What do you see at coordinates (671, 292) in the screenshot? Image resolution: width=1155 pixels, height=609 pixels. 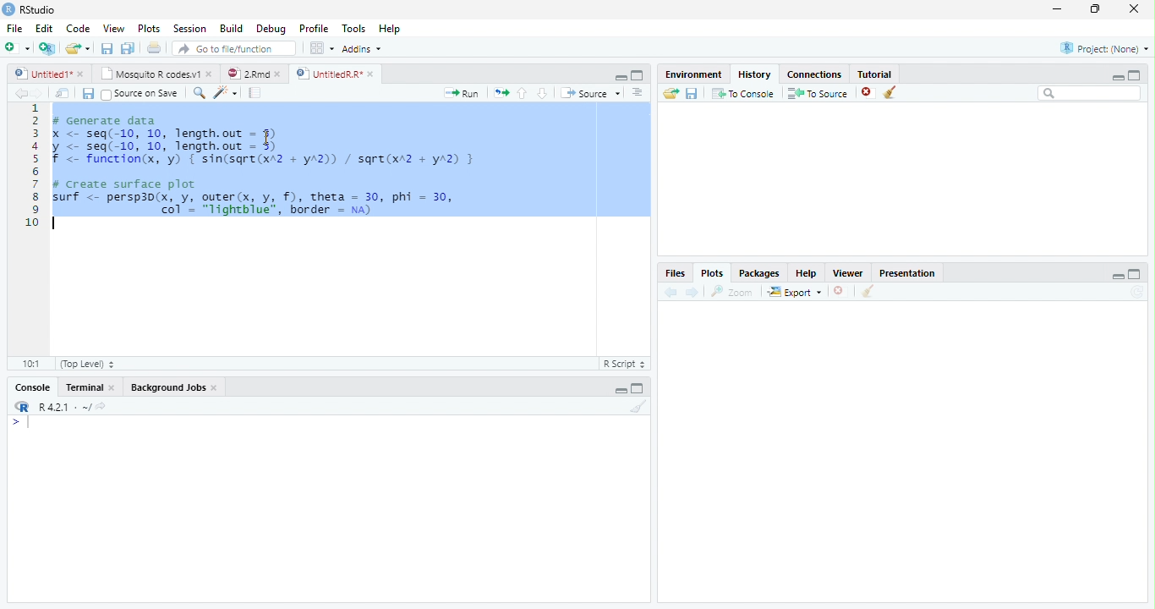 I see `Previous plot` at bounding box center [671, 292].